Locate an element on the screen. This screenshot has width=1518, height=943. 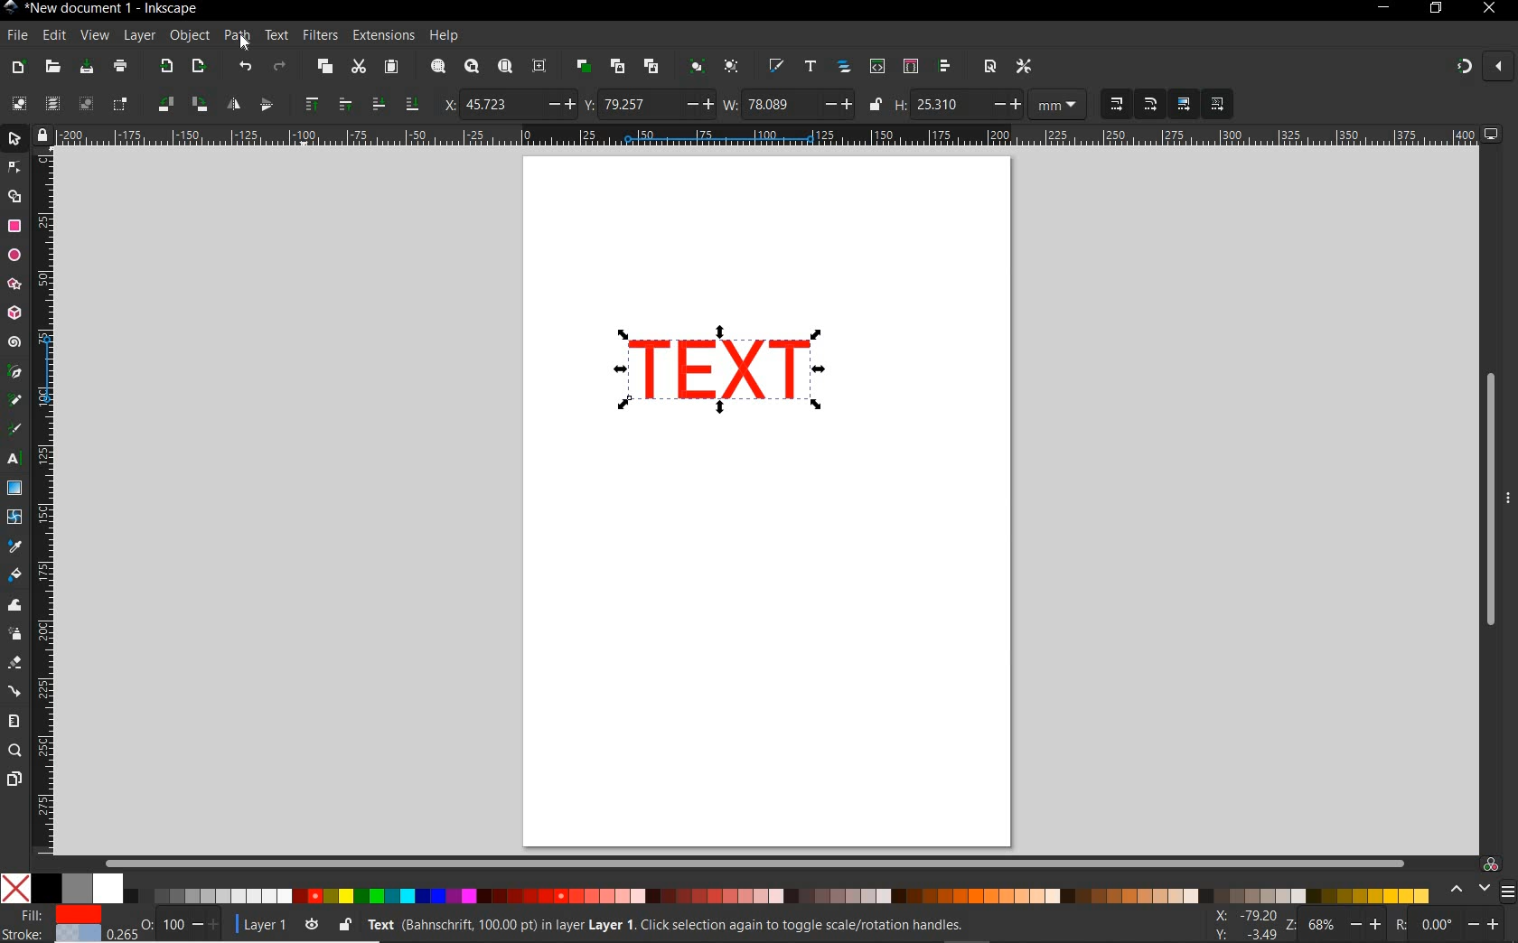
COPY is located at coordinates (324, 67).